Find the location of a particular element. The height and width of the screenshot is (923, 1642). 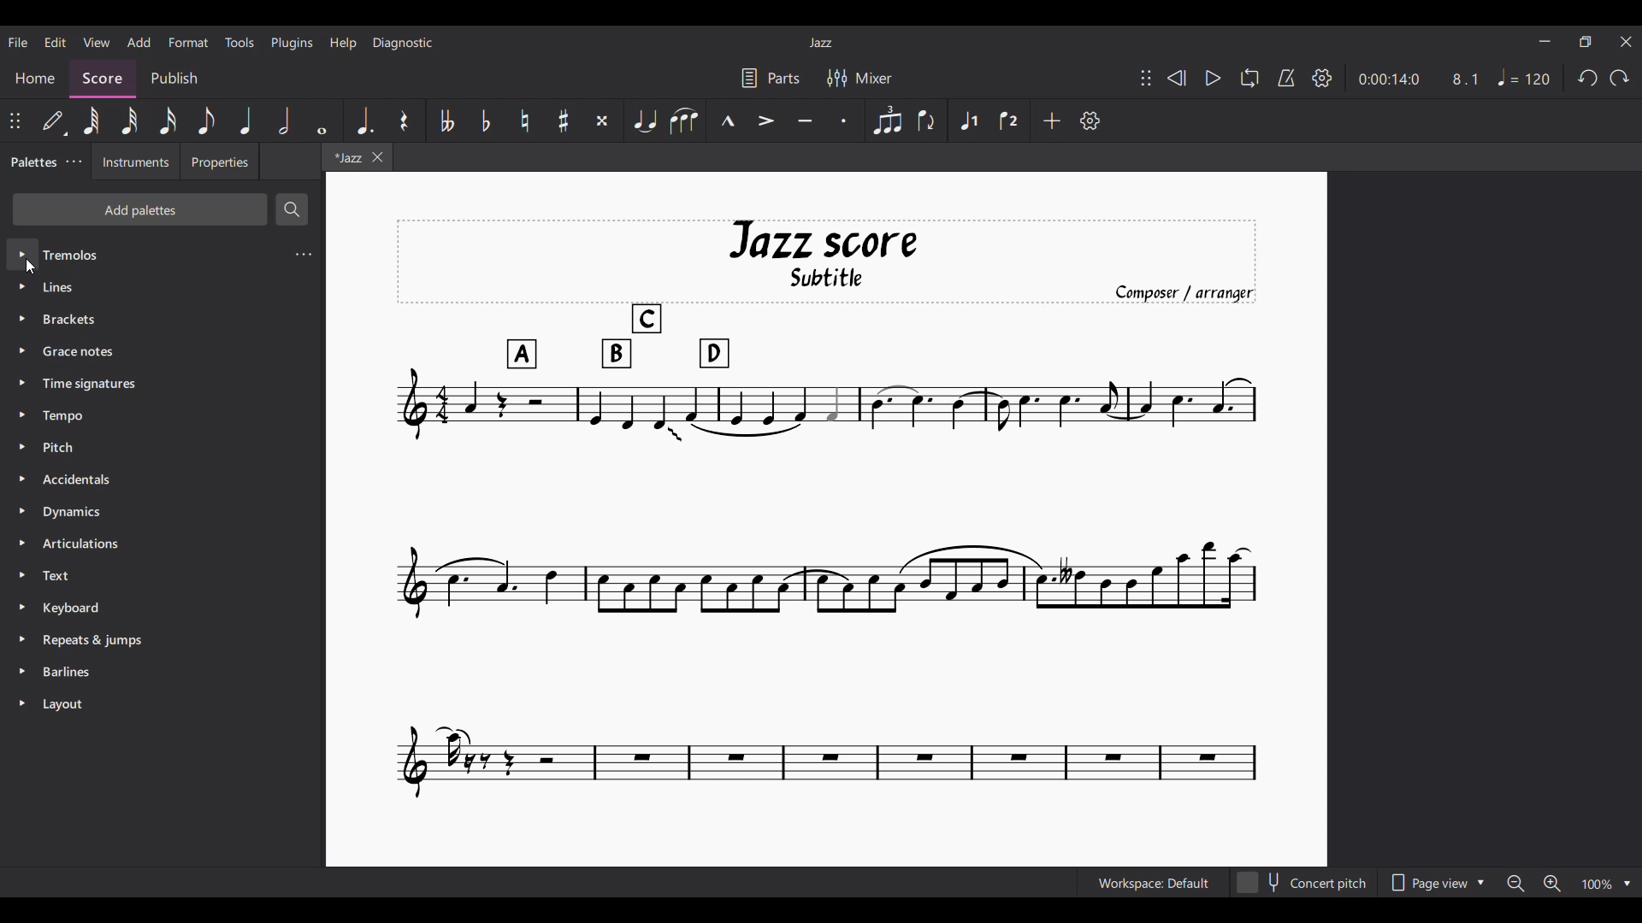

Accidentals is located at coordinates (162, 479).